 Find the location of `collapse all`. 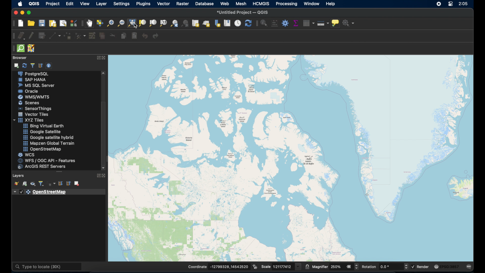

collapse all is located at coordinates (69, 183).